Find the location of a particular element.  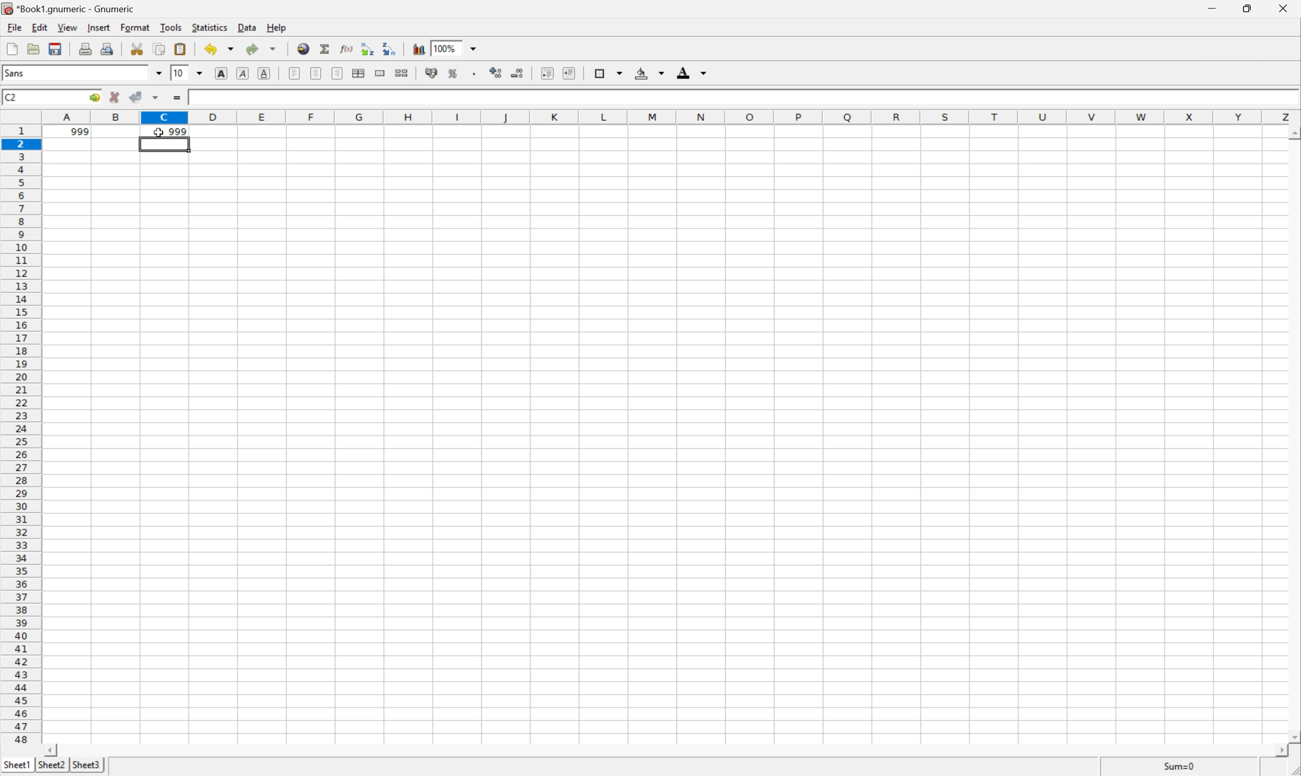

Font size 10 is located at coordinates (189, 72).